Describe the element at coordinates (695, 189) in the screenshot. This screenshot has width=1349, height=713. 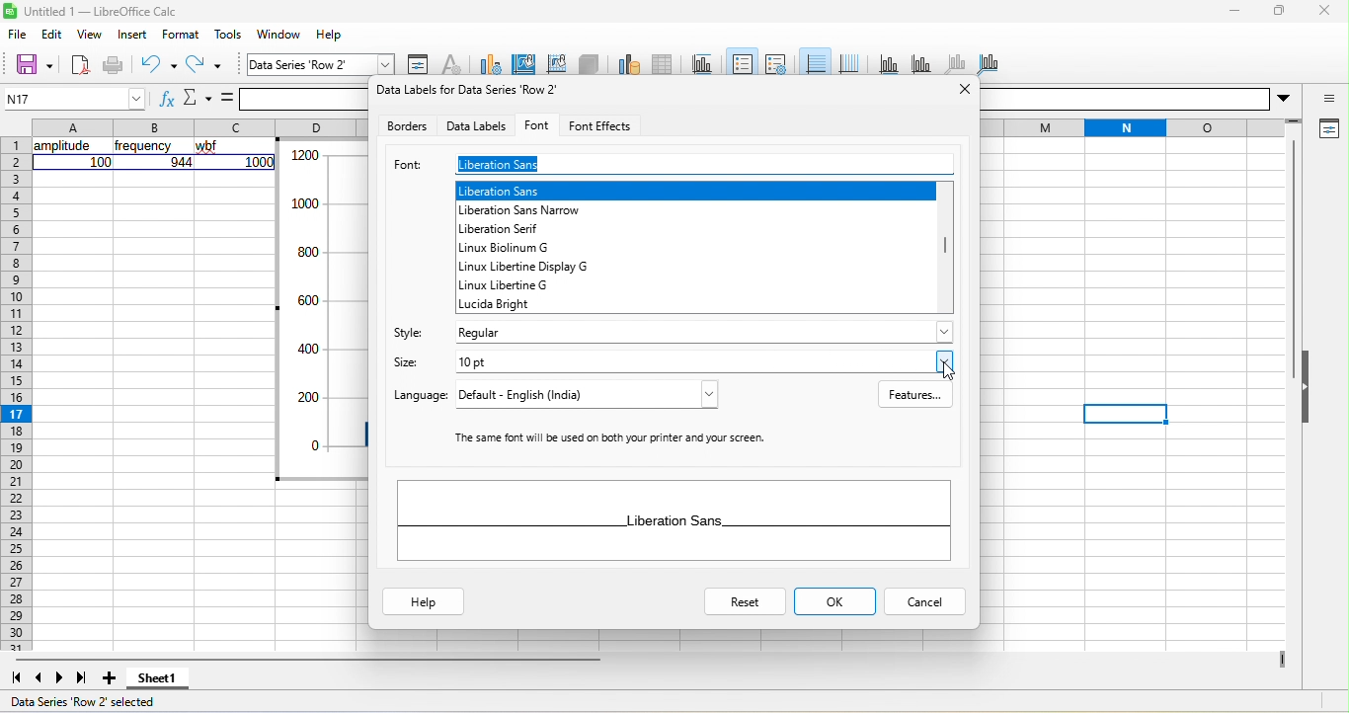
I see `liberation sans` at that location.